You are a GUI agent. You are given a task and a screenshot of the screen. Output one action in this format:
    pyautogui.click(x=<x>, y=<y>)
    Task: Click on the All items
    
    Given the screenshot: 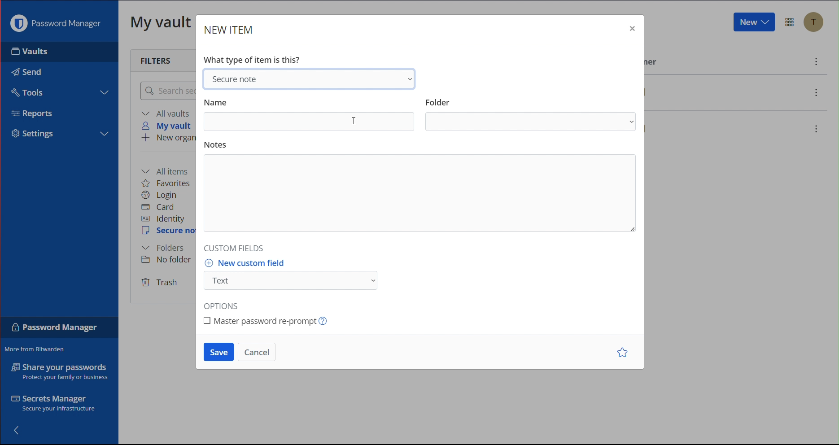 What is the action you would take?
    pyautogui.click(x=169, y=169)
    